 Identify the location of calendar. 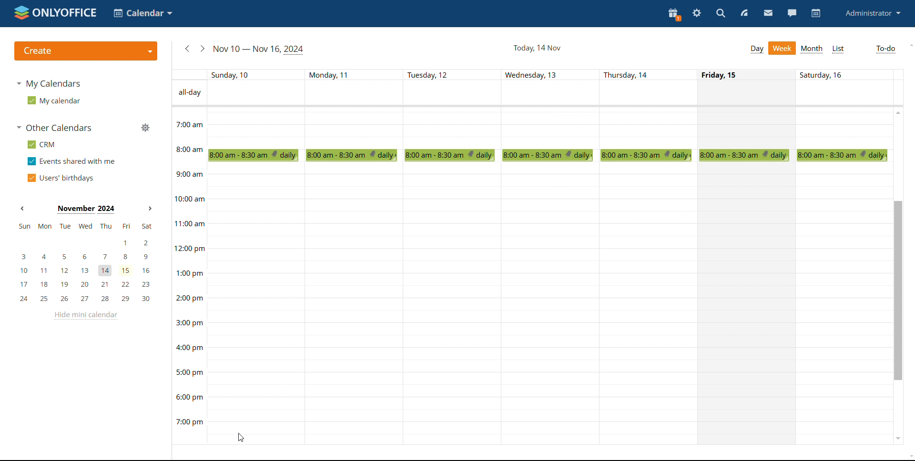
(816, 13).